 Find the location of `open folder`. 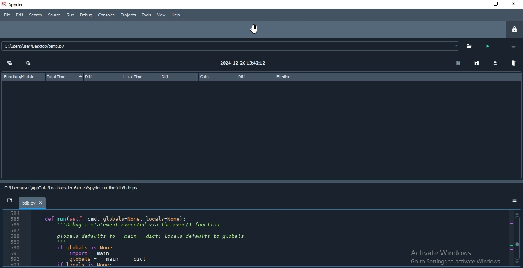

open folder is located at coordinates (470, 46).